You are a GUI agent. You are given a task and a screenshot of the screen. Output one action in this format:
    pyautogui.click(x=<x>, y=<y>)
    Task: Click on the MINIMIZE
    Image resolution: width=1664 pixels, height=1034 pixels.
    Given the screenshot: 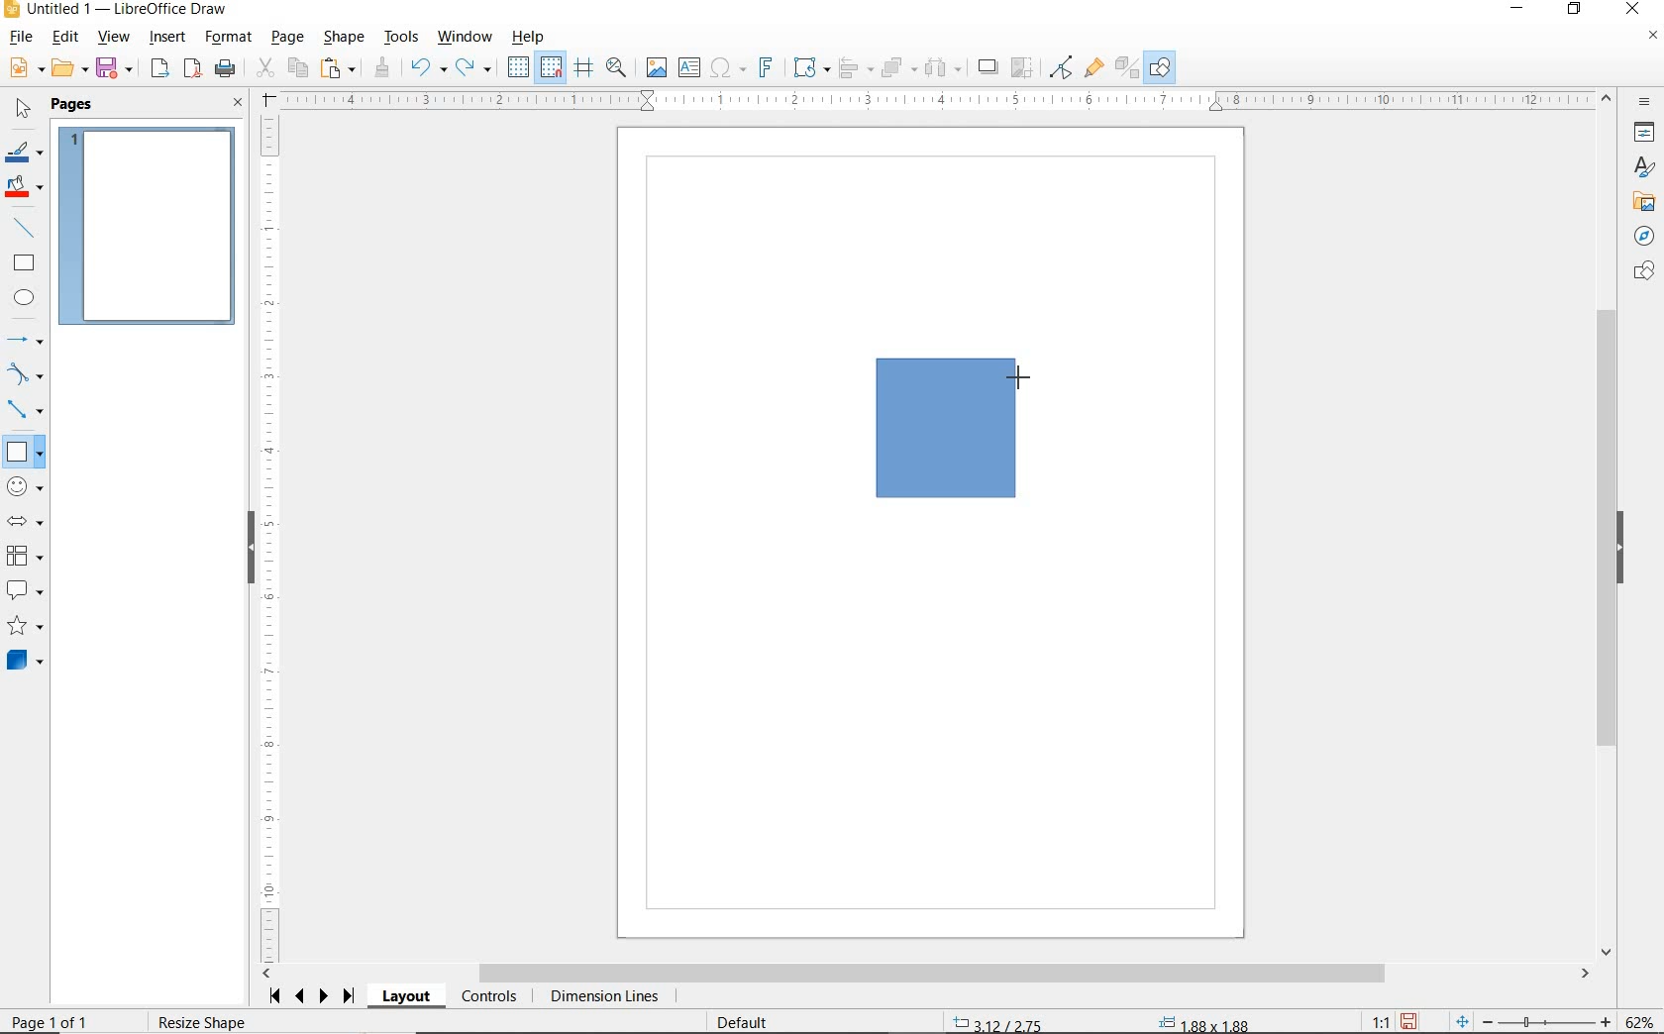 What is the action you would take?
    pyautogui.click(x=1522, y=10)
    